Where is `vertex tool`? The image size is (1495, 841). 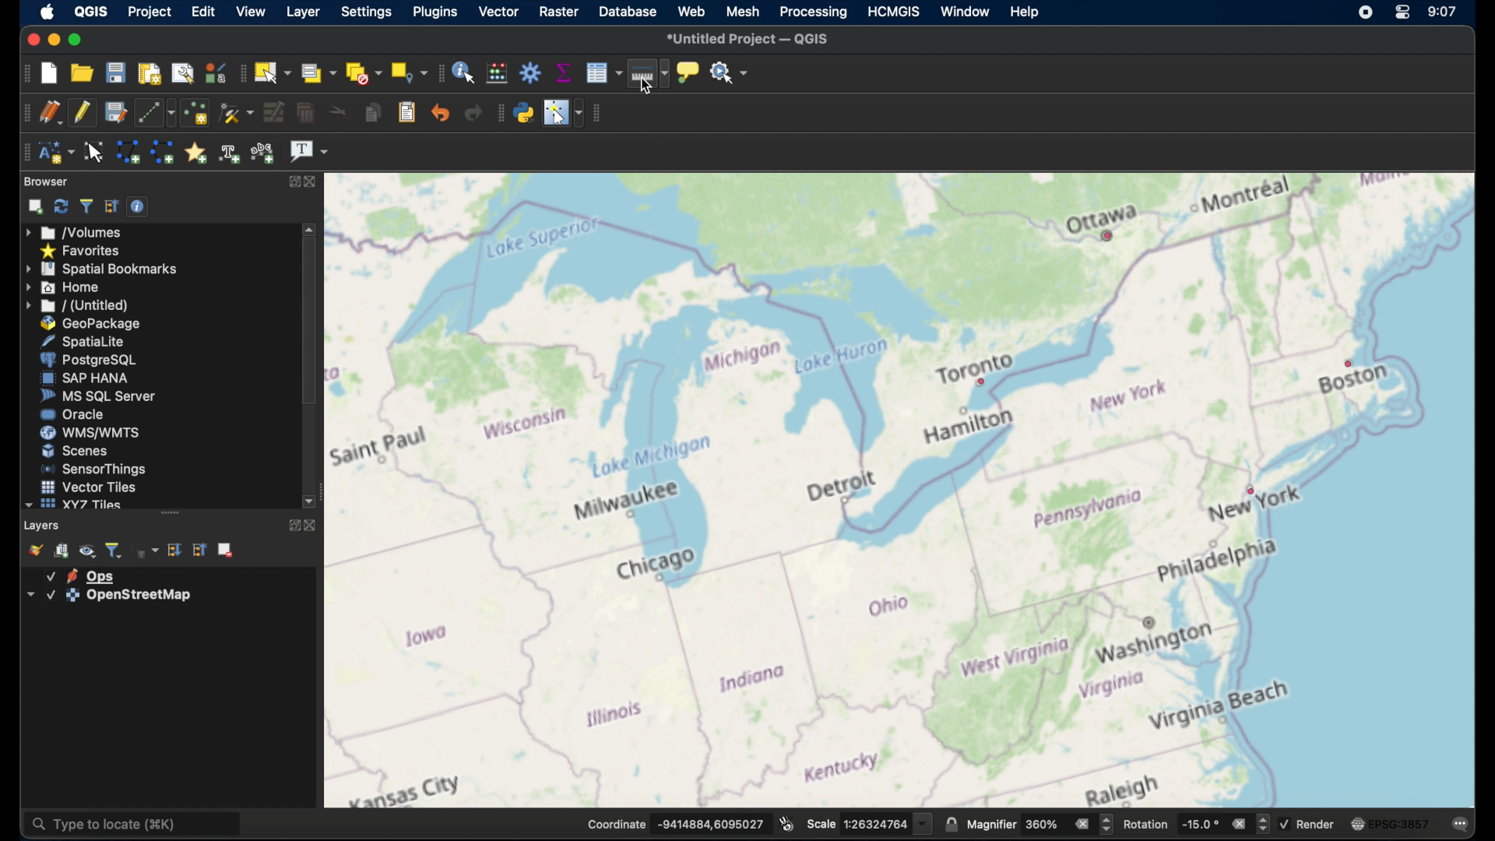
vertex tool is located at coordinates (237, 113).